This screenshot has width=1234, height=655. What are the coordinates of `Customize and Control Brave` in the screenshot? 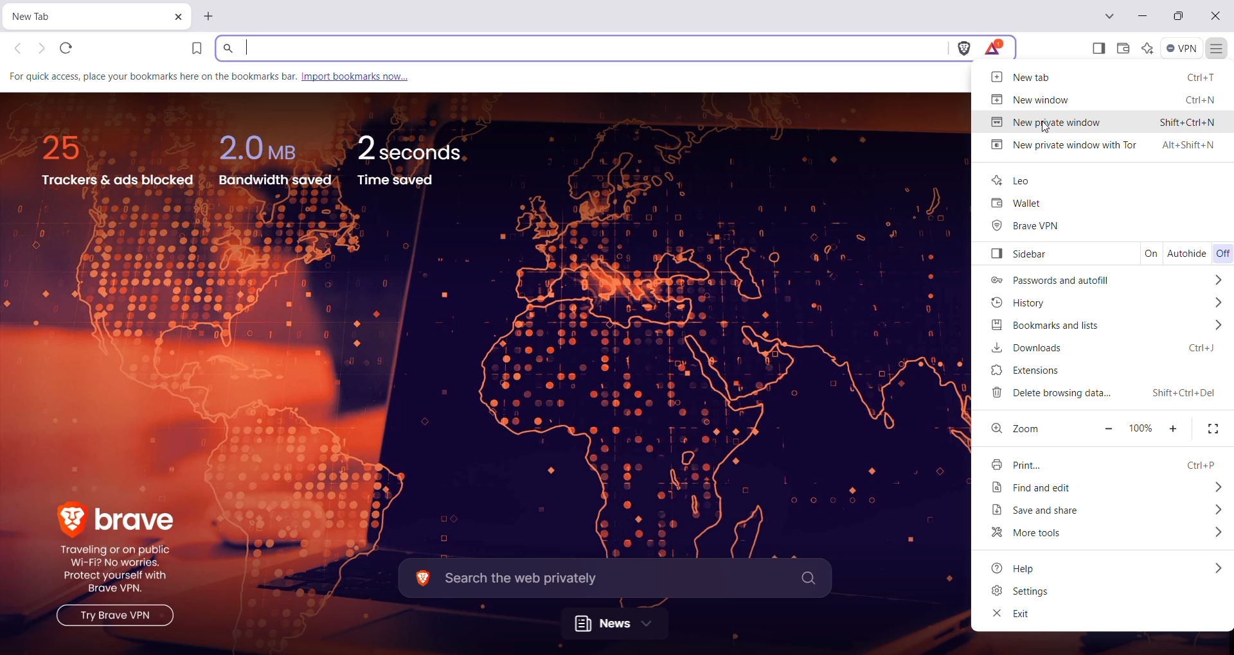 It's located at (1217, 48).